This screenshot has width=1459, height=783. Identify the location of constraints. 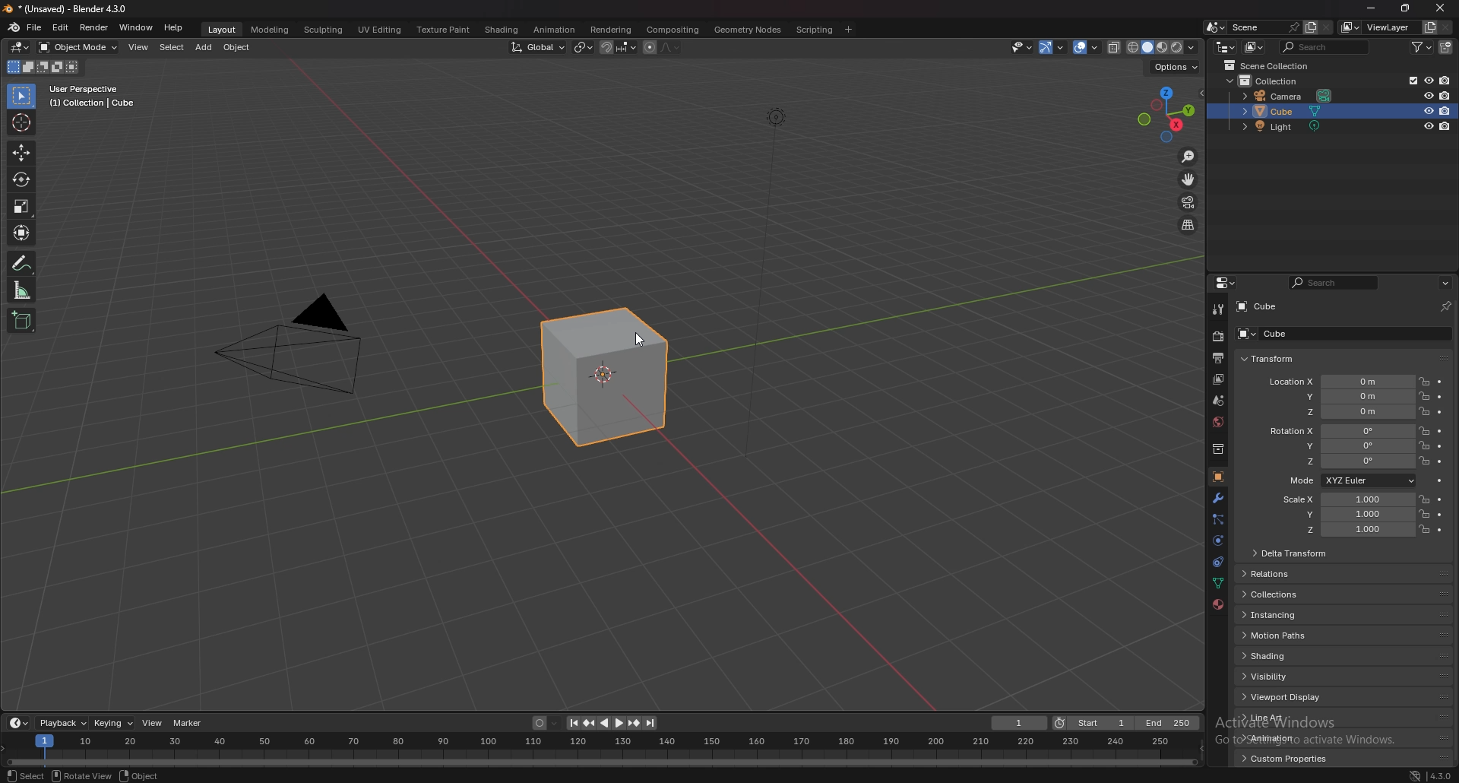
(1218, 561).